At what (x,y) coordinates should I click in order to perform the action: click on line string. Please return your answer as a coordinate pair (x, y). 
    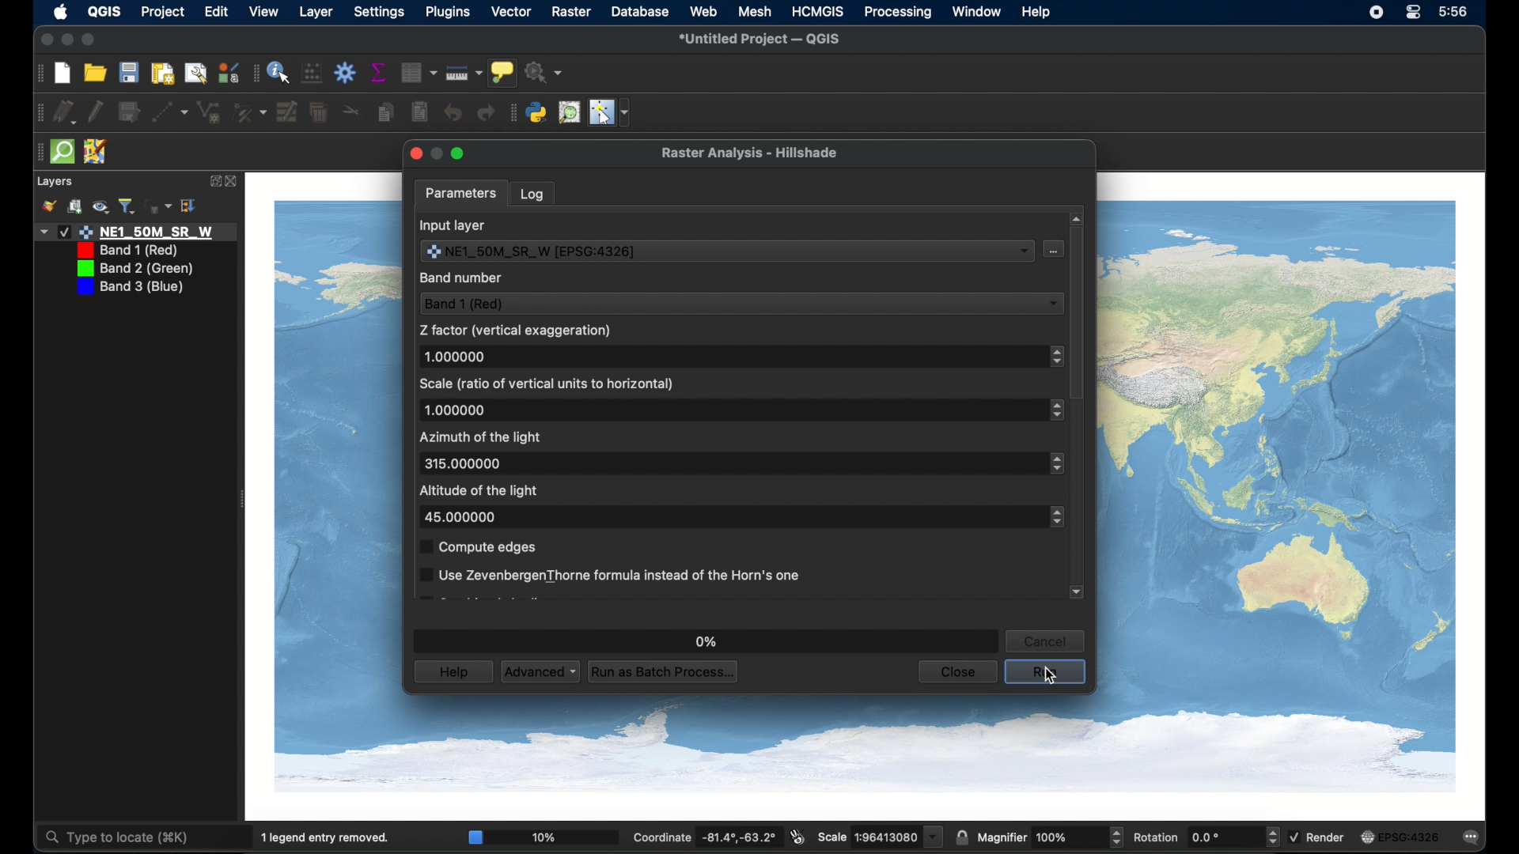
    Looking at the image, I should click on (209, 112).